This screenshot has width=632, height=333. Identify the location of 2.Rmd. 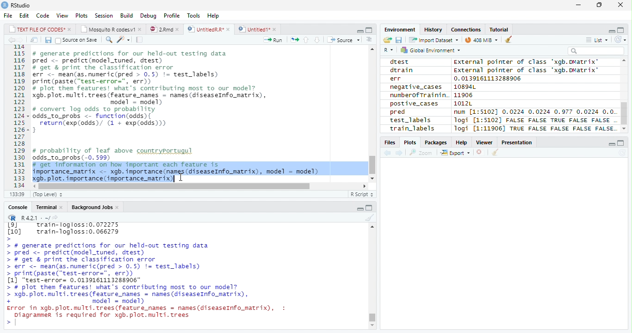
(165, 29).